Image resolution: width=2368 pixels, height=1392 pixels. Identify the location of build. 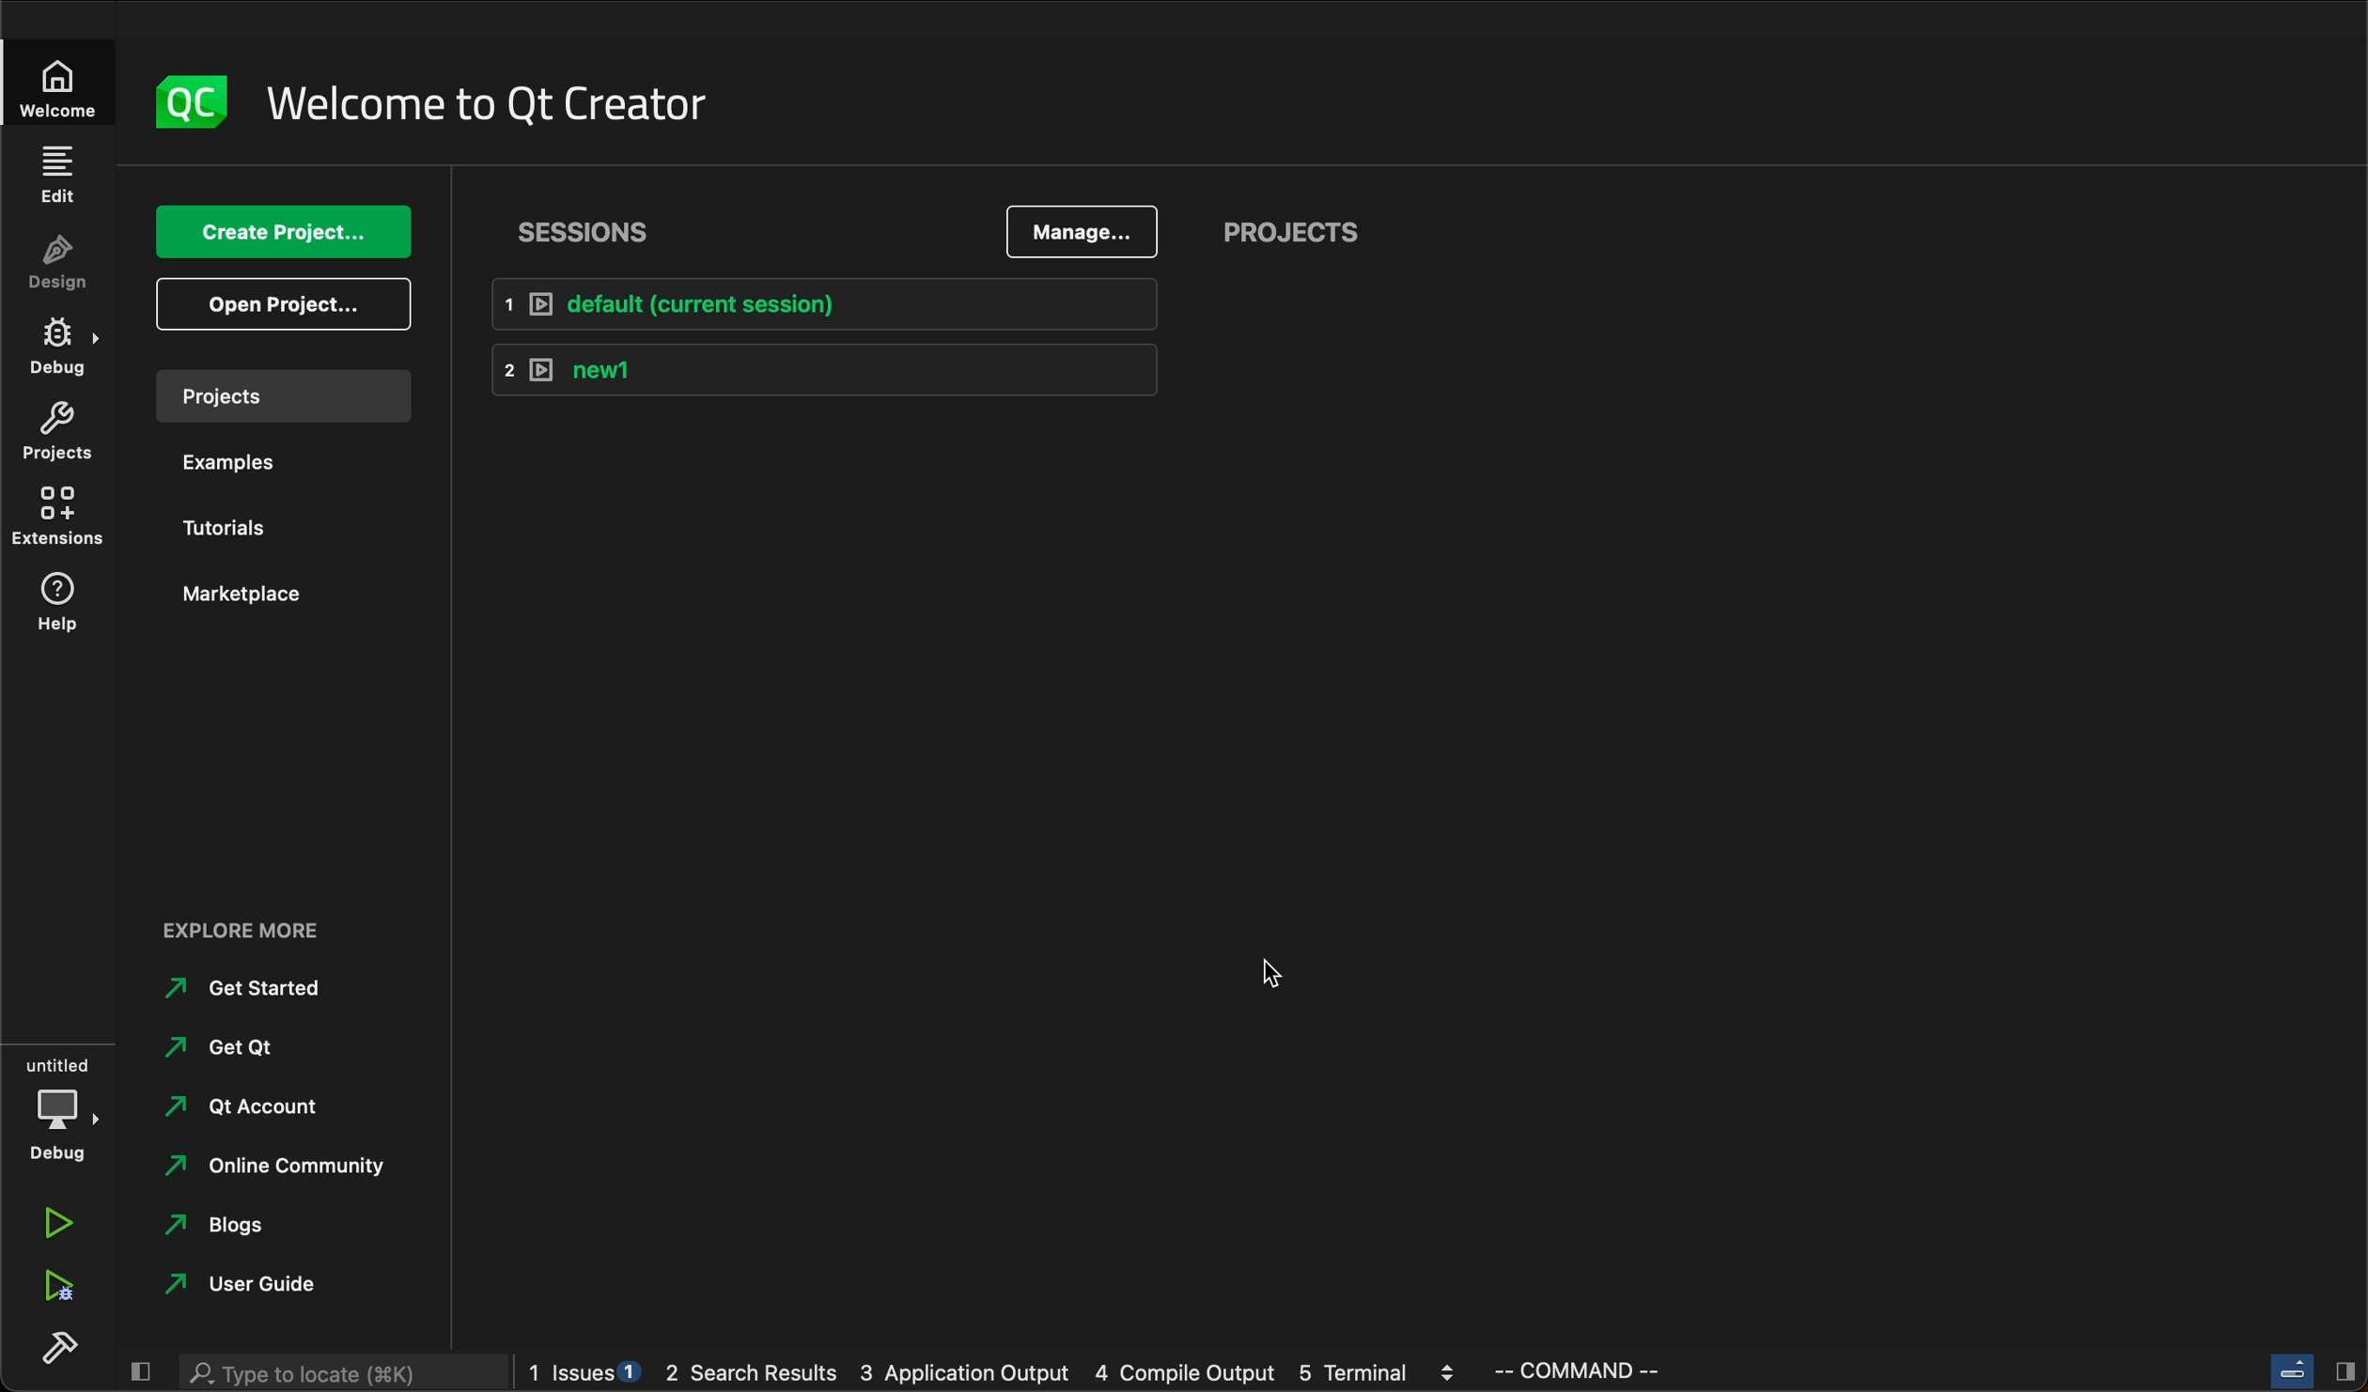
(56, 1347).